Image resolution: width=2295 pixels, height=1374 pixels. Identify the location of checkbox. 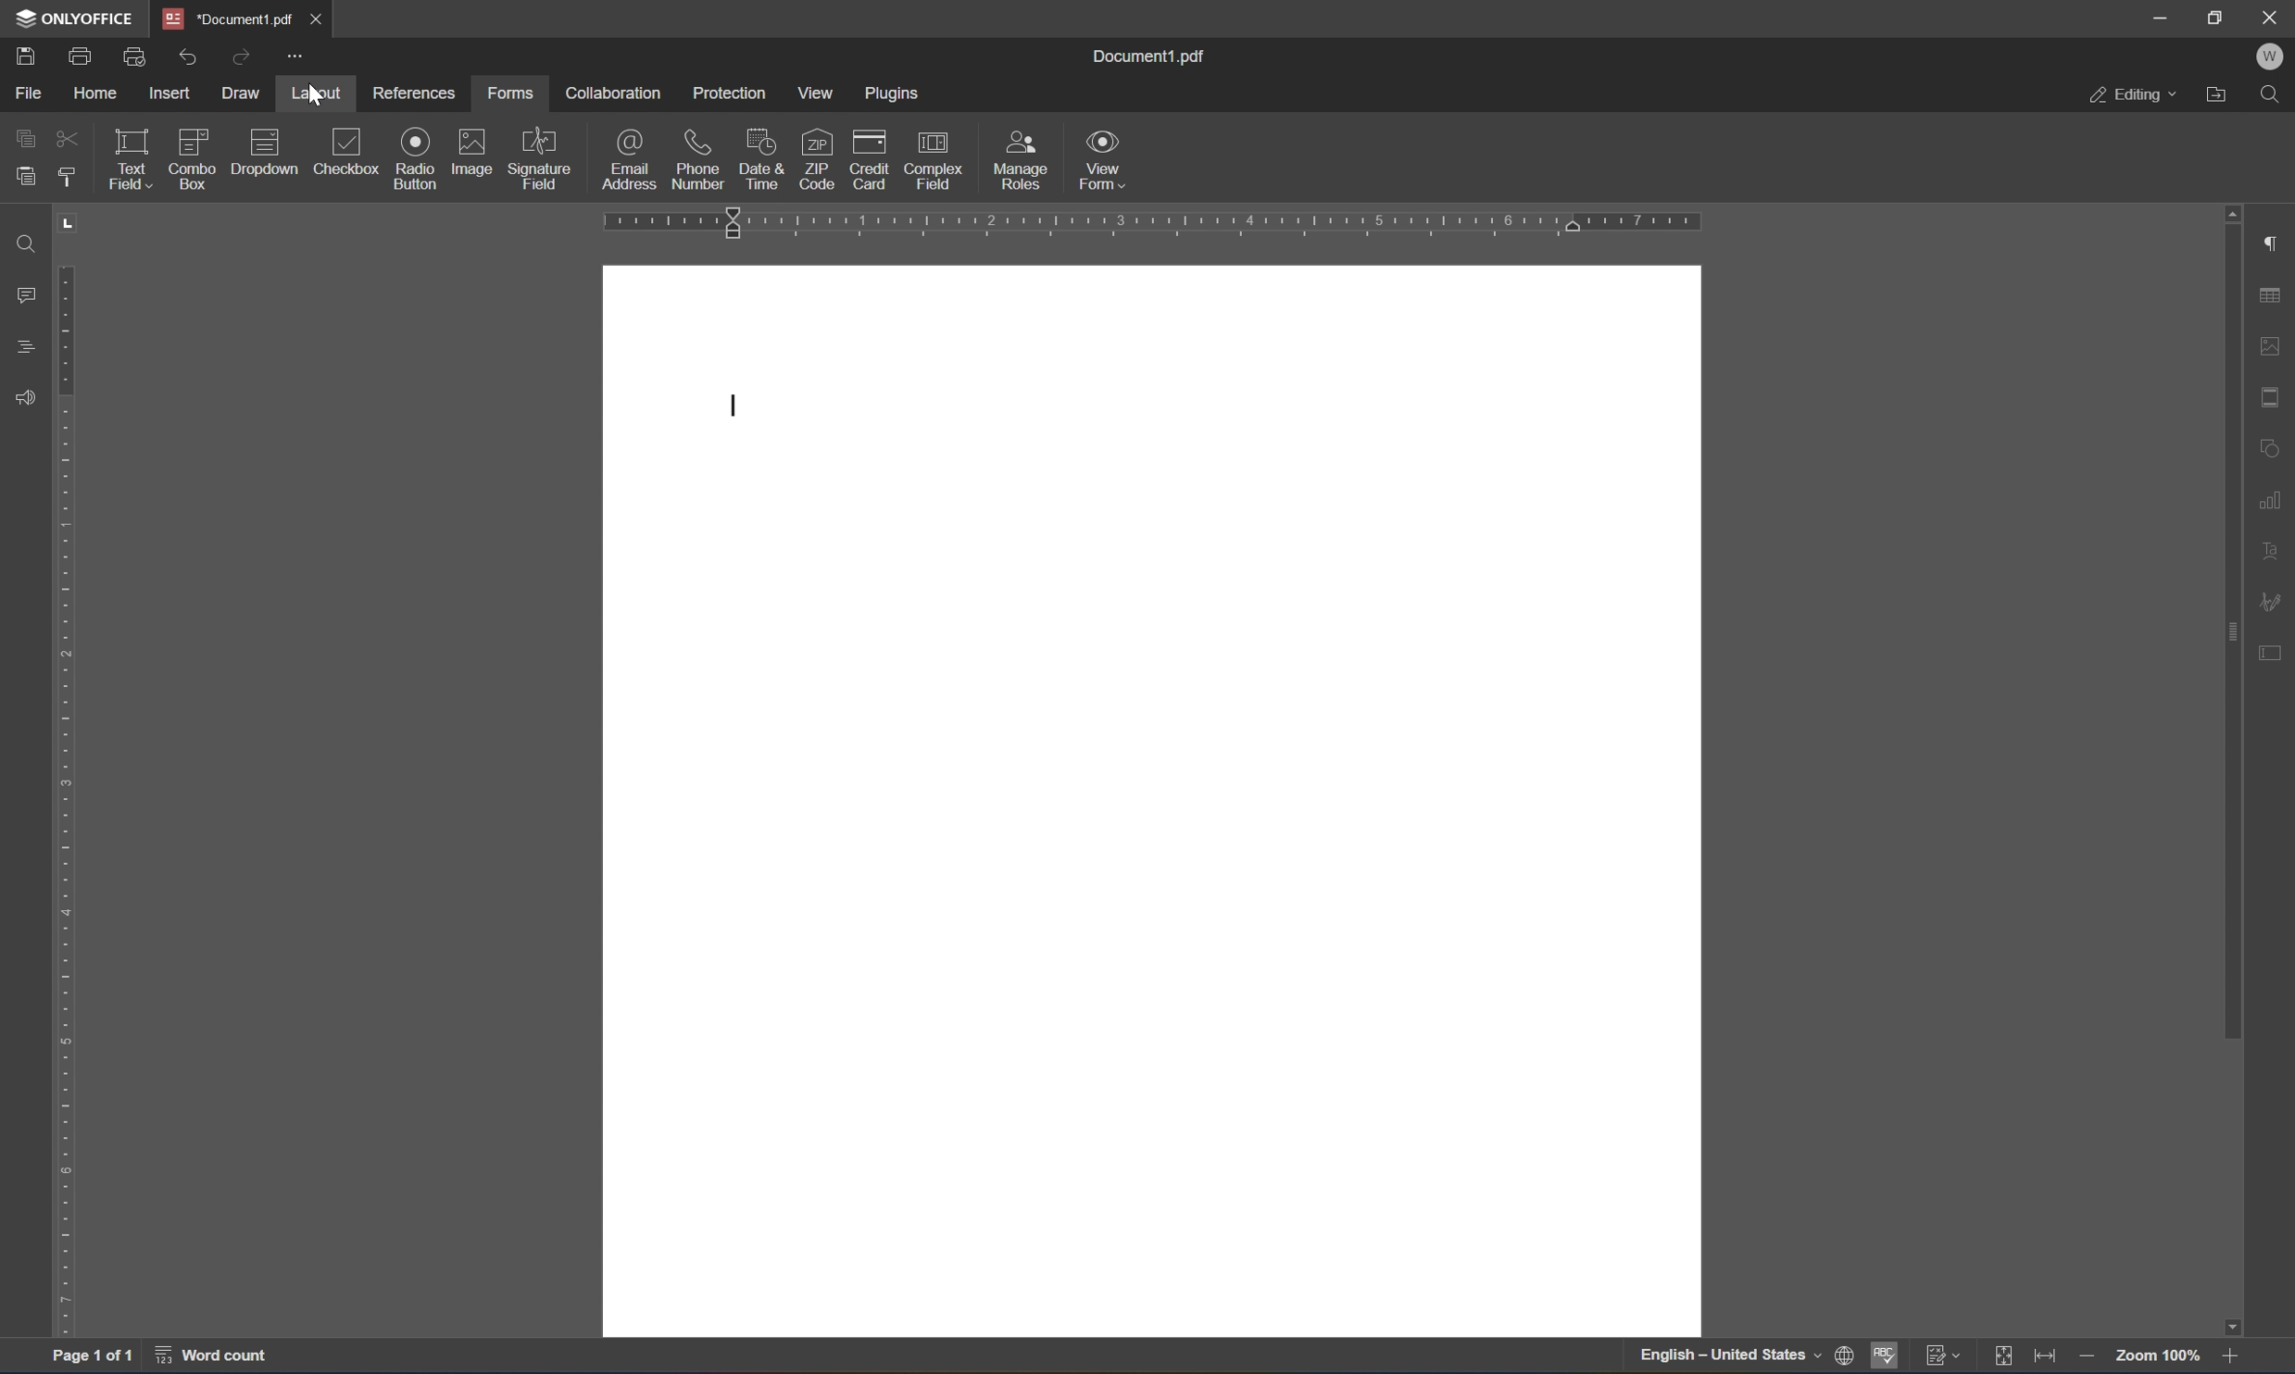
(345, 151).